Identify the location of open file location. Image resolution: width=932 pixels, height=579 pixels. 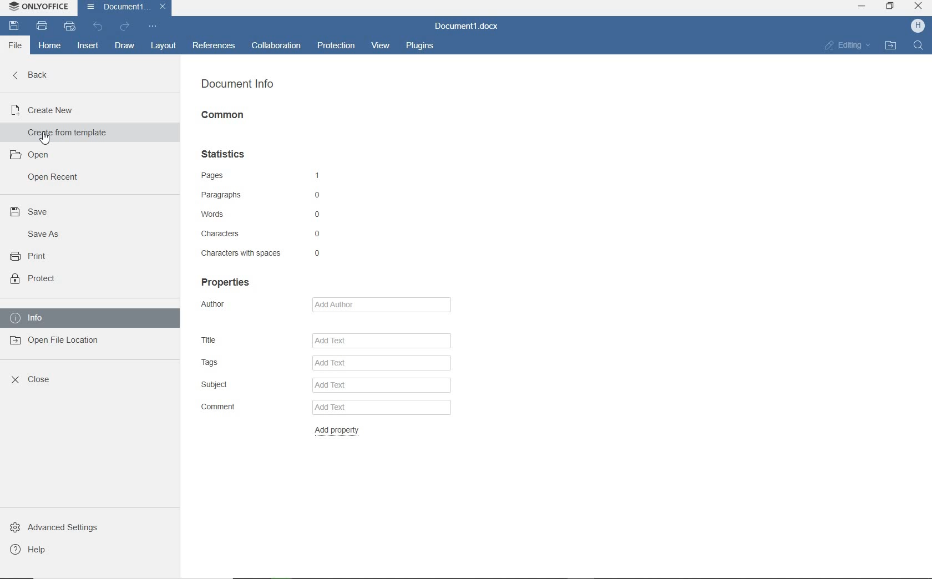
(892, 47).